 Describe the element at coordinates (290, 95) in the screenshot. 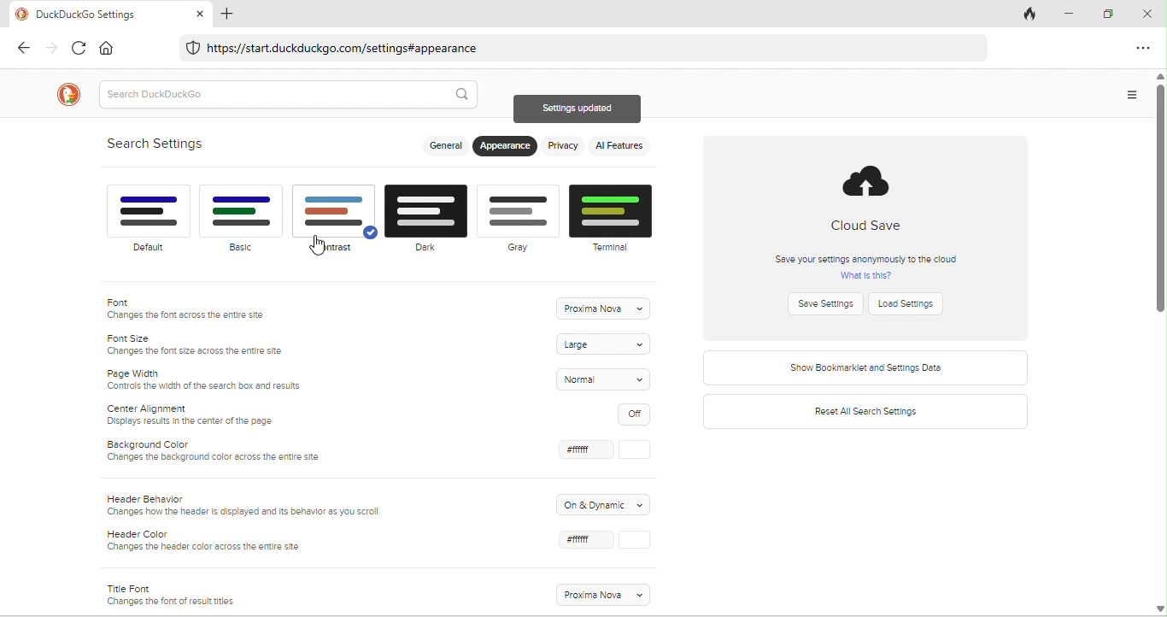

I see `search bar` at that location.